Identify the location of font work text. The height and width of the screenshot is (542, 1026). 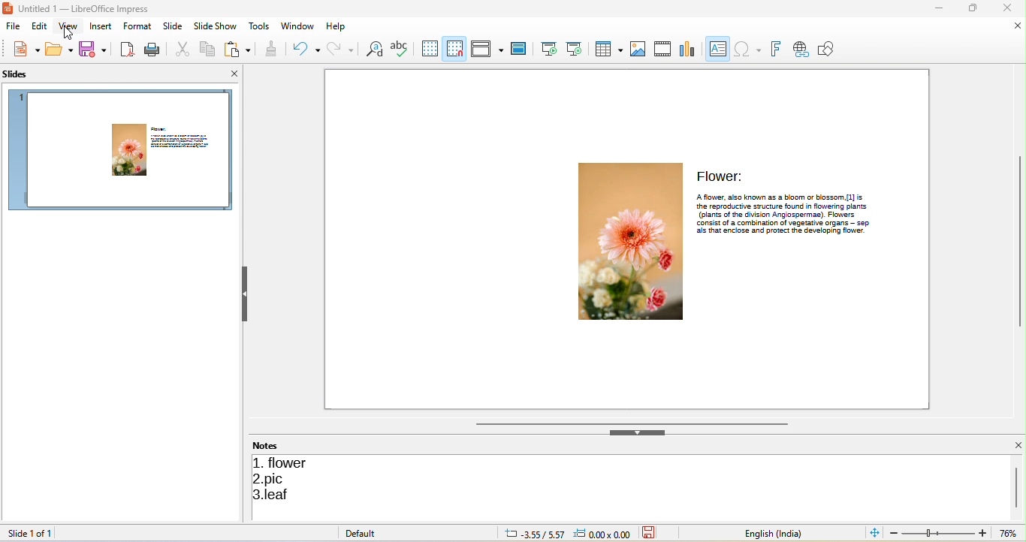
(775, 47).